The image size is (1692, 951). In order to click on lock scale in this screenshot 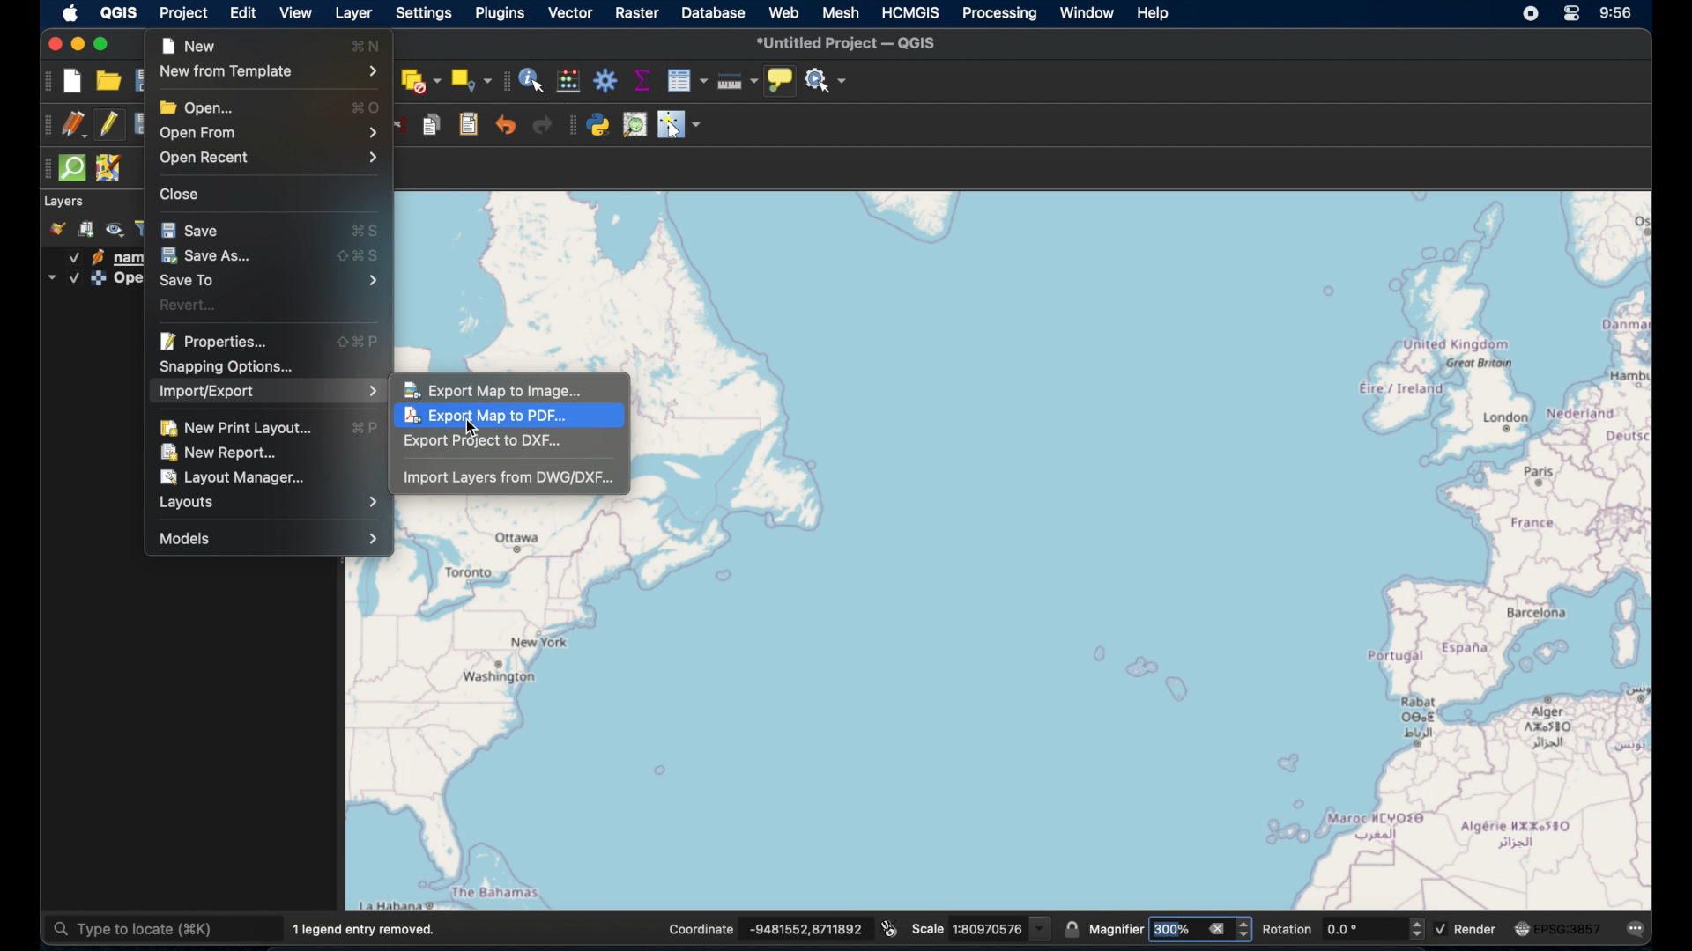, I will do `click(1074, 931)`.